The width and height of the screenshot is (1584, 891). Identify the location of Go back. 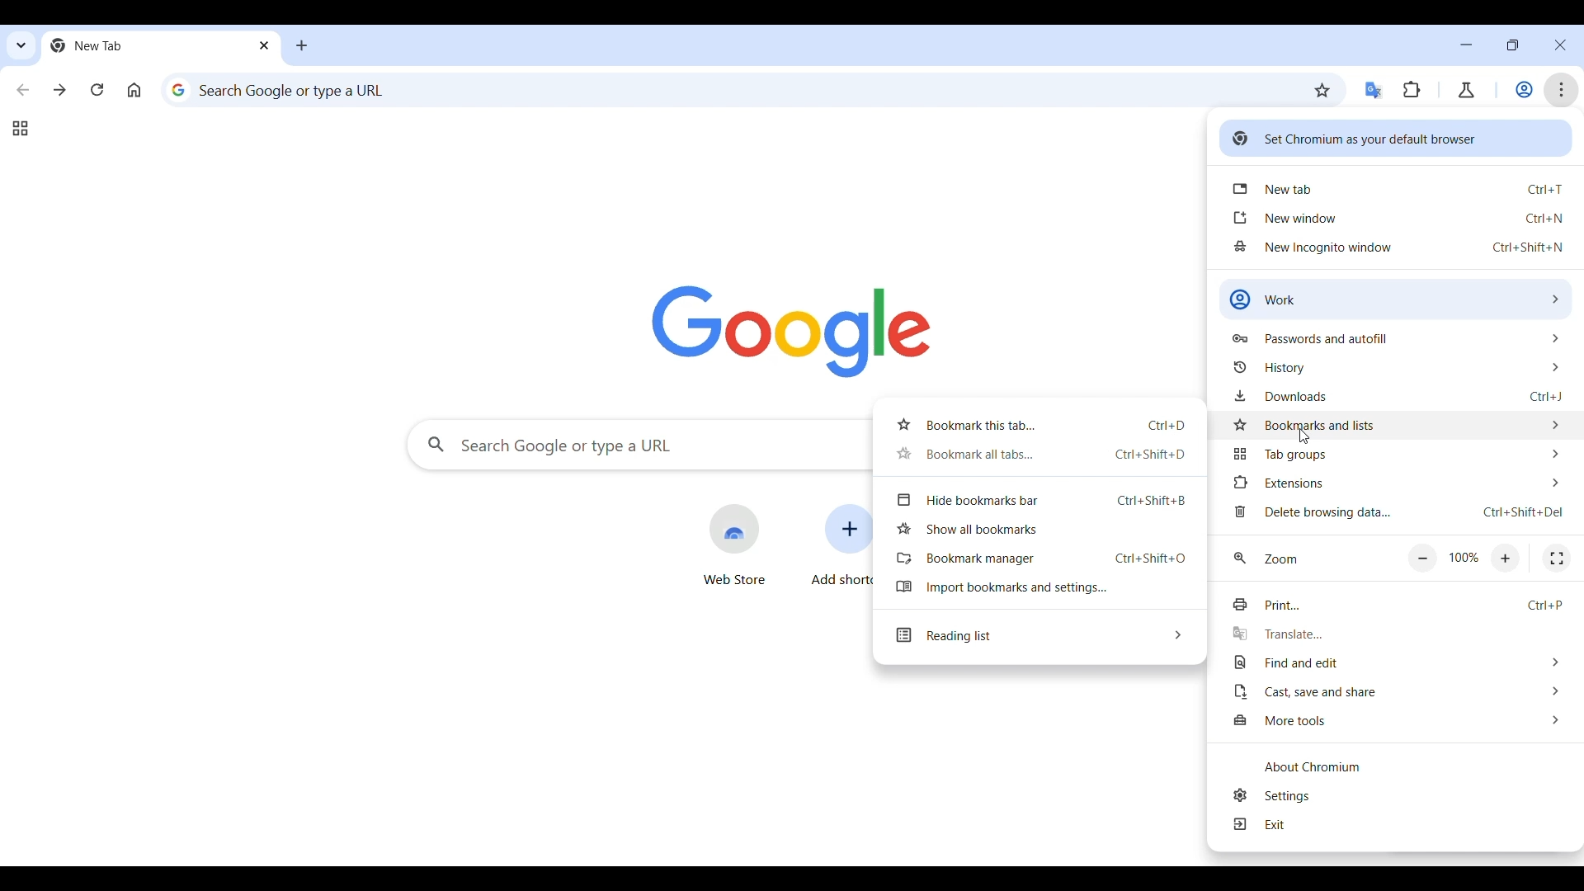
(23, 90).